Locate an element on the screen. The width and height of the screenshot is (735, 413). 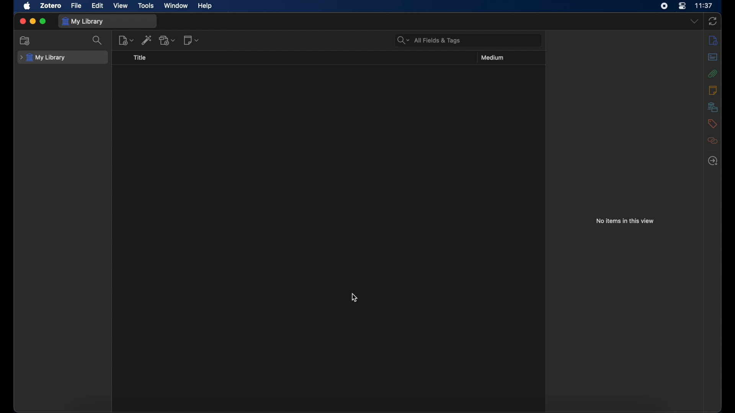
related is located at coordinates (713, 141).